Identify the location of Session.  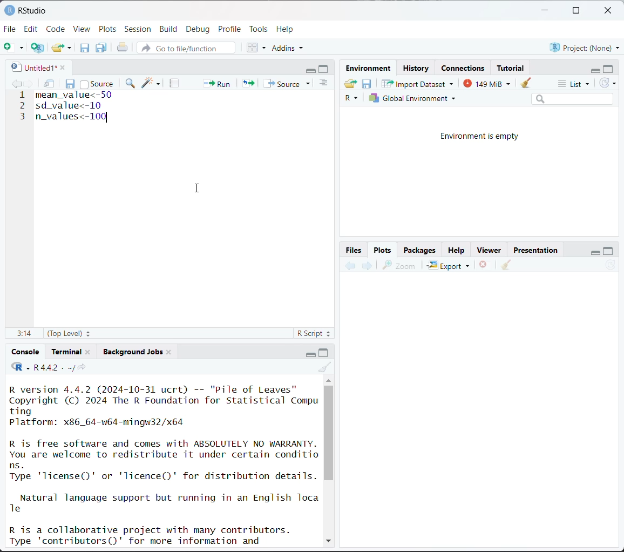
(138, 30).